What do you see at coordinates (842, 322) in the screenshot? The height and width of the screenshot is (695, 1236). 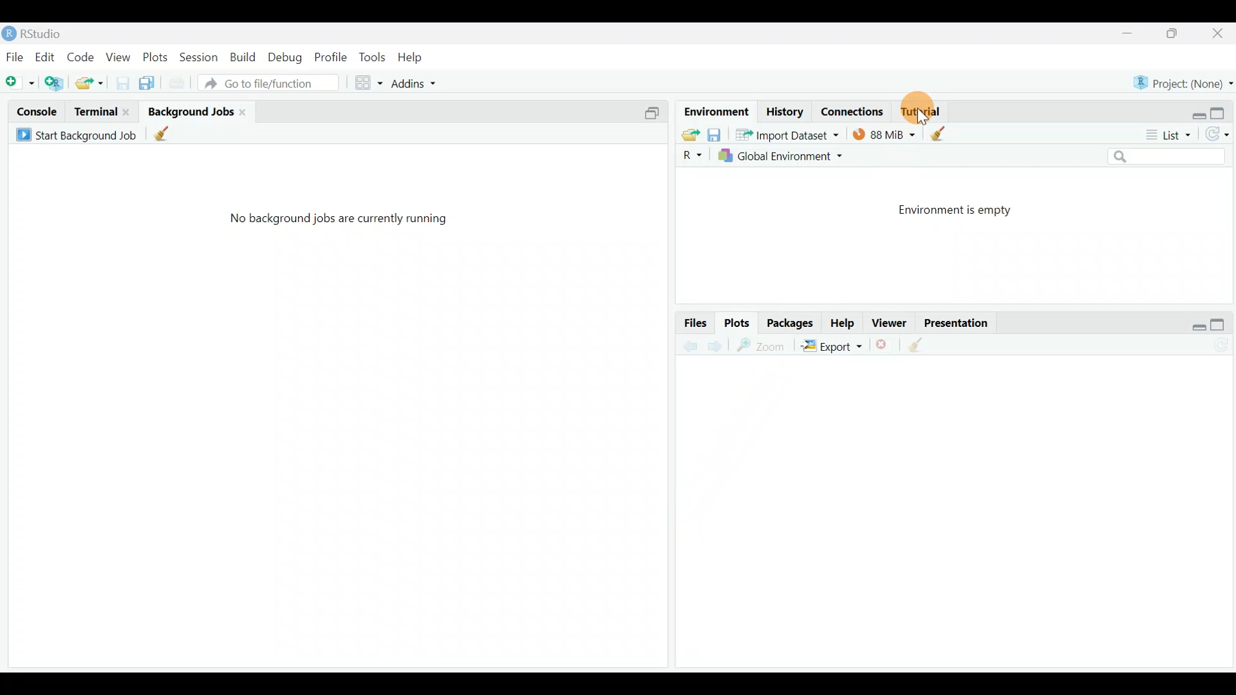 I see `Help` at bounding box center [842, 322].